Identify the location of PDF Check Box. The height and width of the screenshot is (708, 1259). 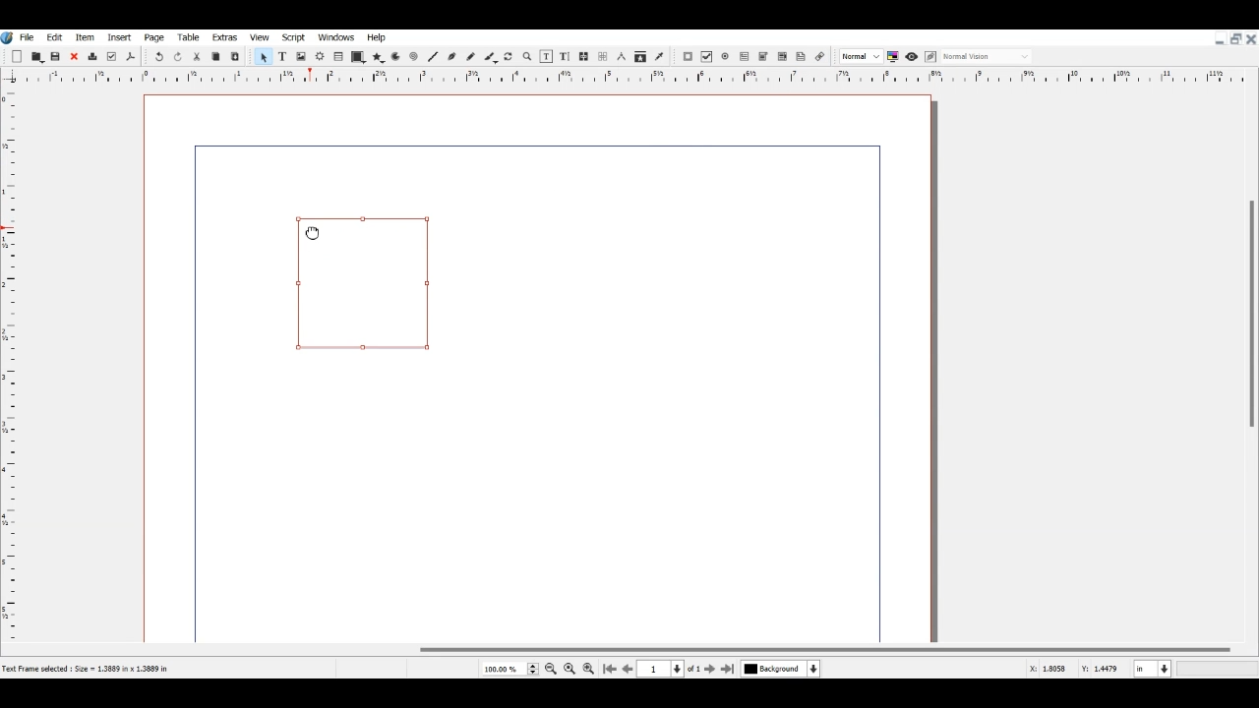
(707, 57).